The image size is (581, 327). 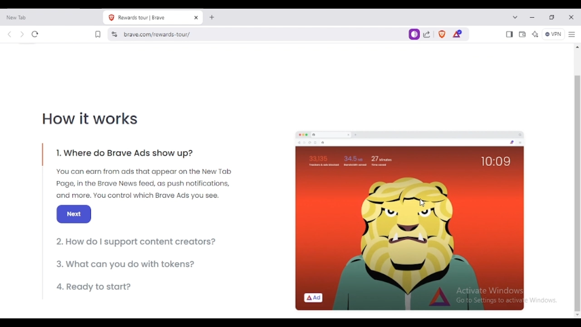 I want to click on 1. Where do Brave Ads show up?, so click(x=127, y=155).